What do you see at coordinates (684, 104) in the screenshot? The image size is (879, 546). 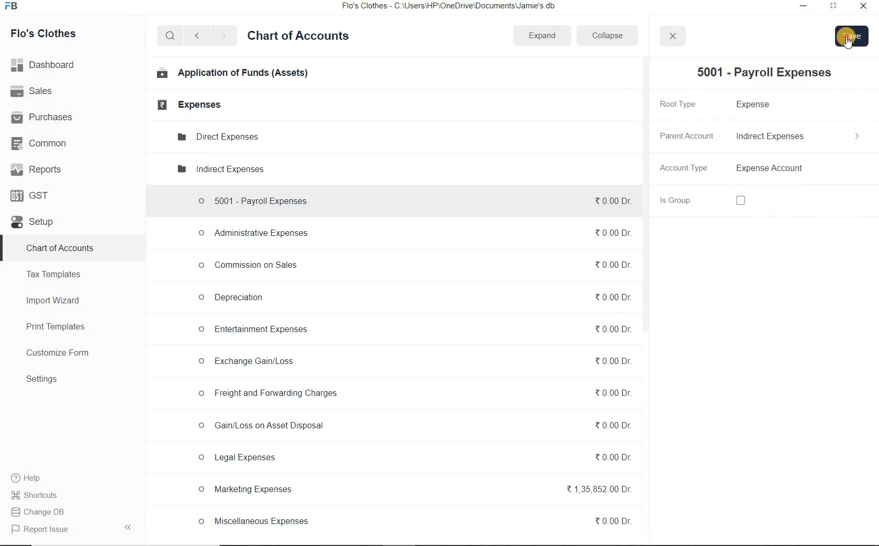 I see `Root Type` at bounding box center [684, 104].